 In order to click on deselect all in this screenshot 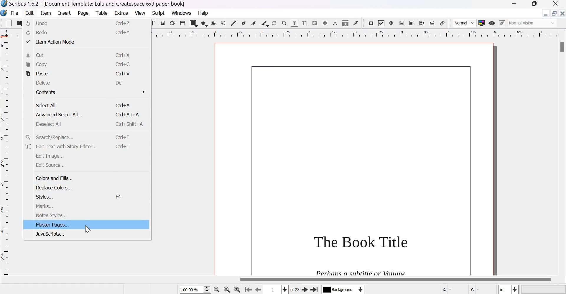, I will do `click(89, 124)`.